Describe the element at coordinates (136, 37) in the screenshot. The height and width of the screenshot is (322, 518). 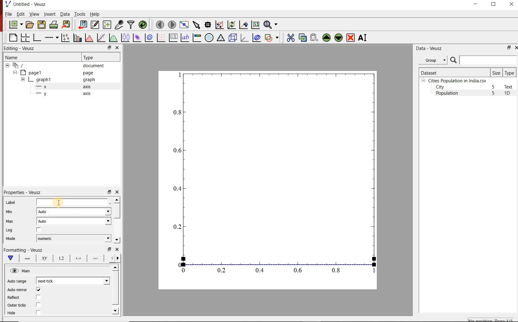
I see `plot a 2d dataset as an image` at that location.